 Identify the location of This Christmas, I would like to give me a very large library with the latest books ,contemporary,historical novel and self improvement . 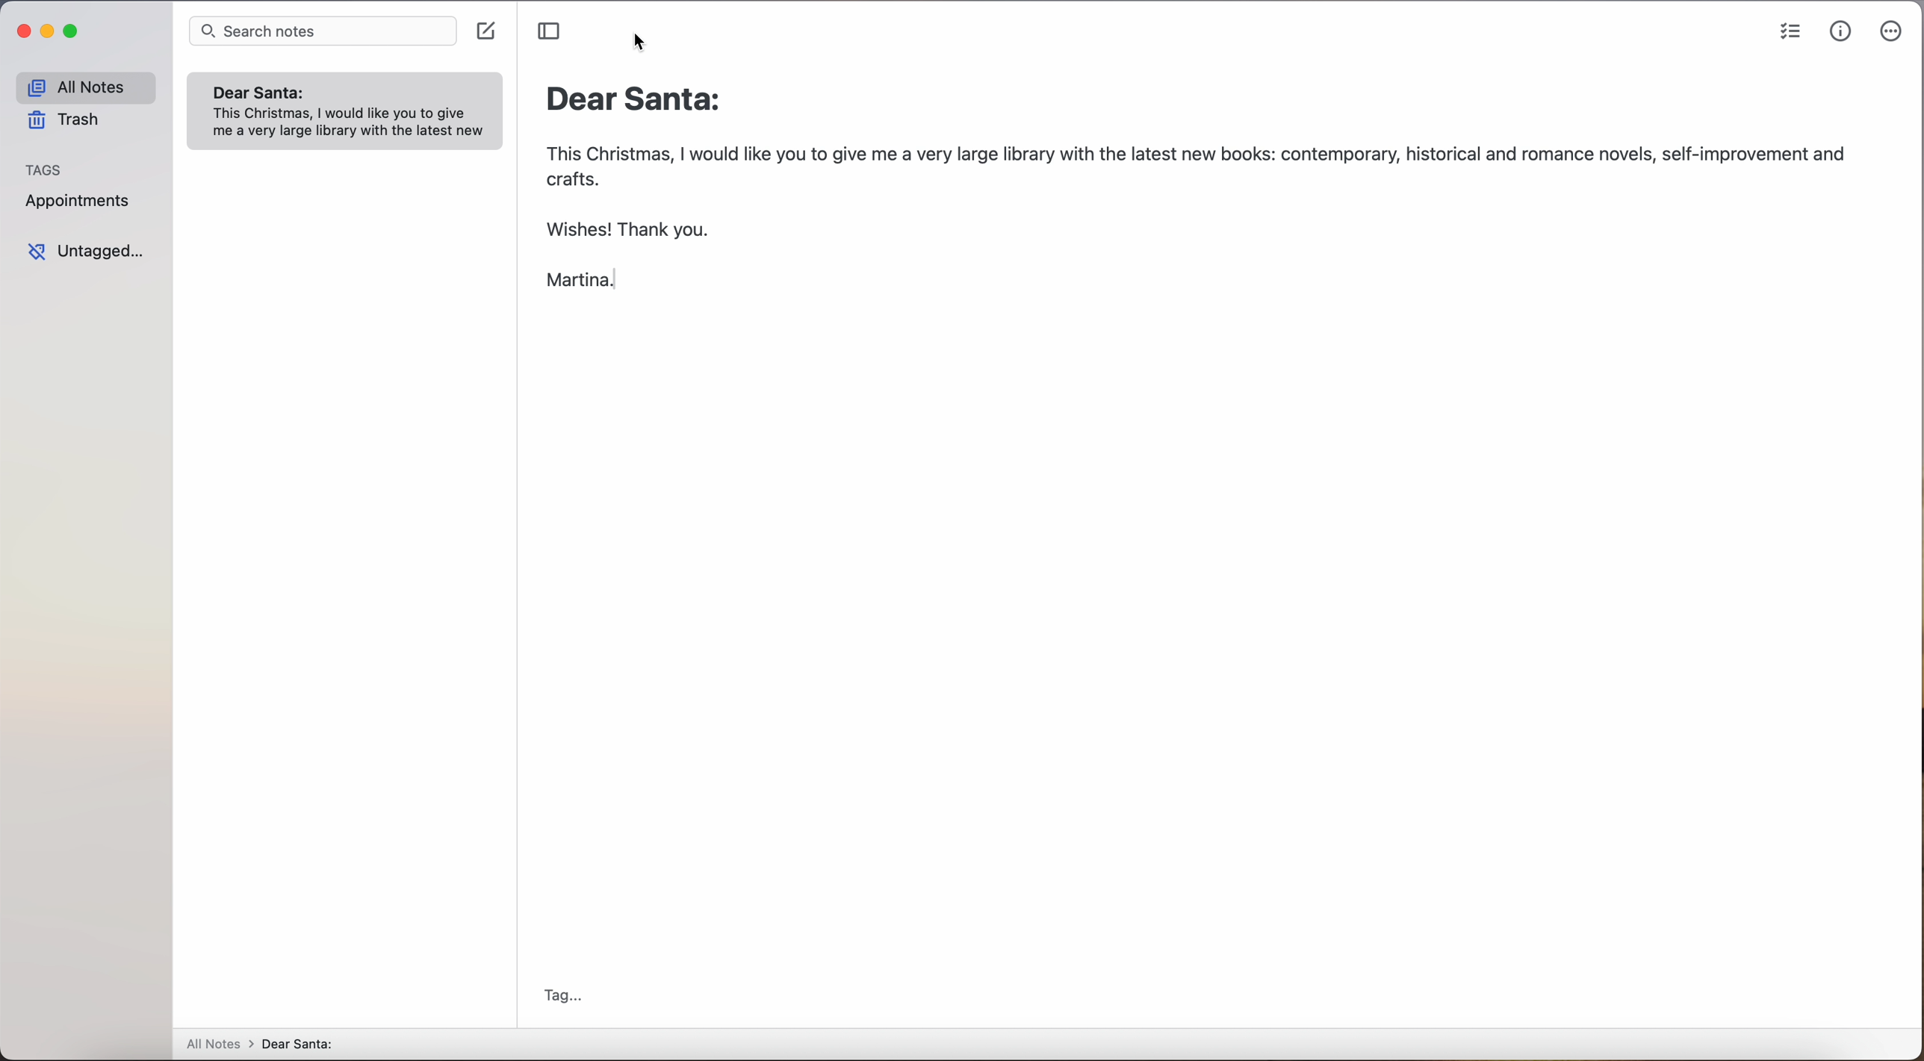
(1193, 220).